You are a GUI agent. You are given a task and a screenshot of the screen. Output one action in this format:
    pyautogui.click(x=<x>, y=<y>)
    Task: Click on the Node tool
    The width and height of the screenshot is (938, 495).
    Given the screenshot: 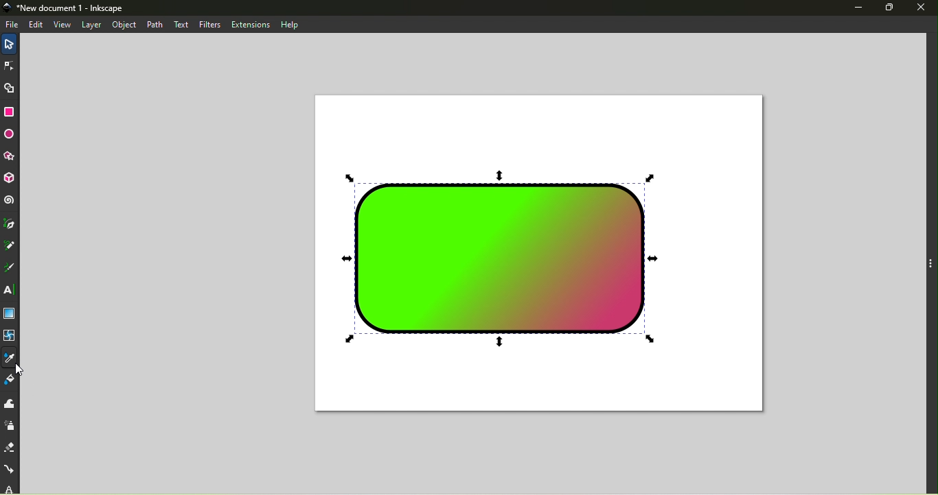 What is the action you would take?
    pyautogui.click(x=9, y=64)
    